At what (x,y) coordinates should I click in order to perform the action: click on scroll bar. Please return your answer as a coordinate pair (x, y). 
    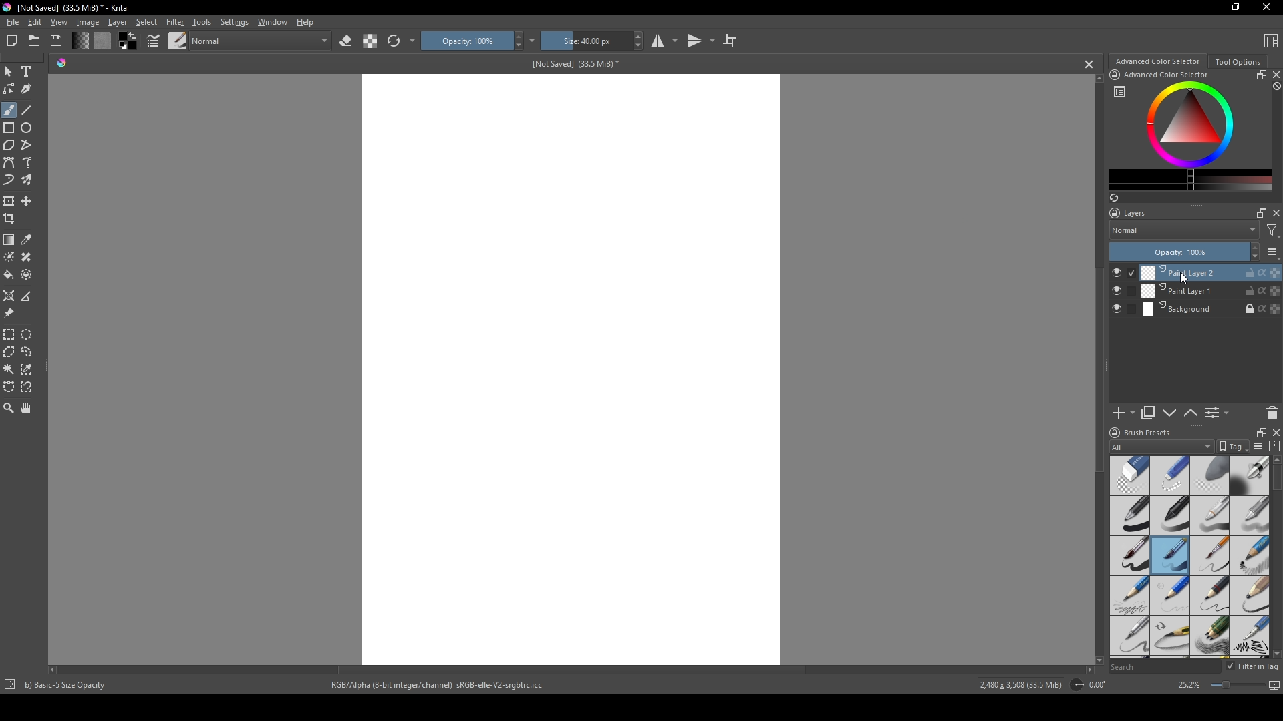
    Looking at the image, I should click on (1275, 479).